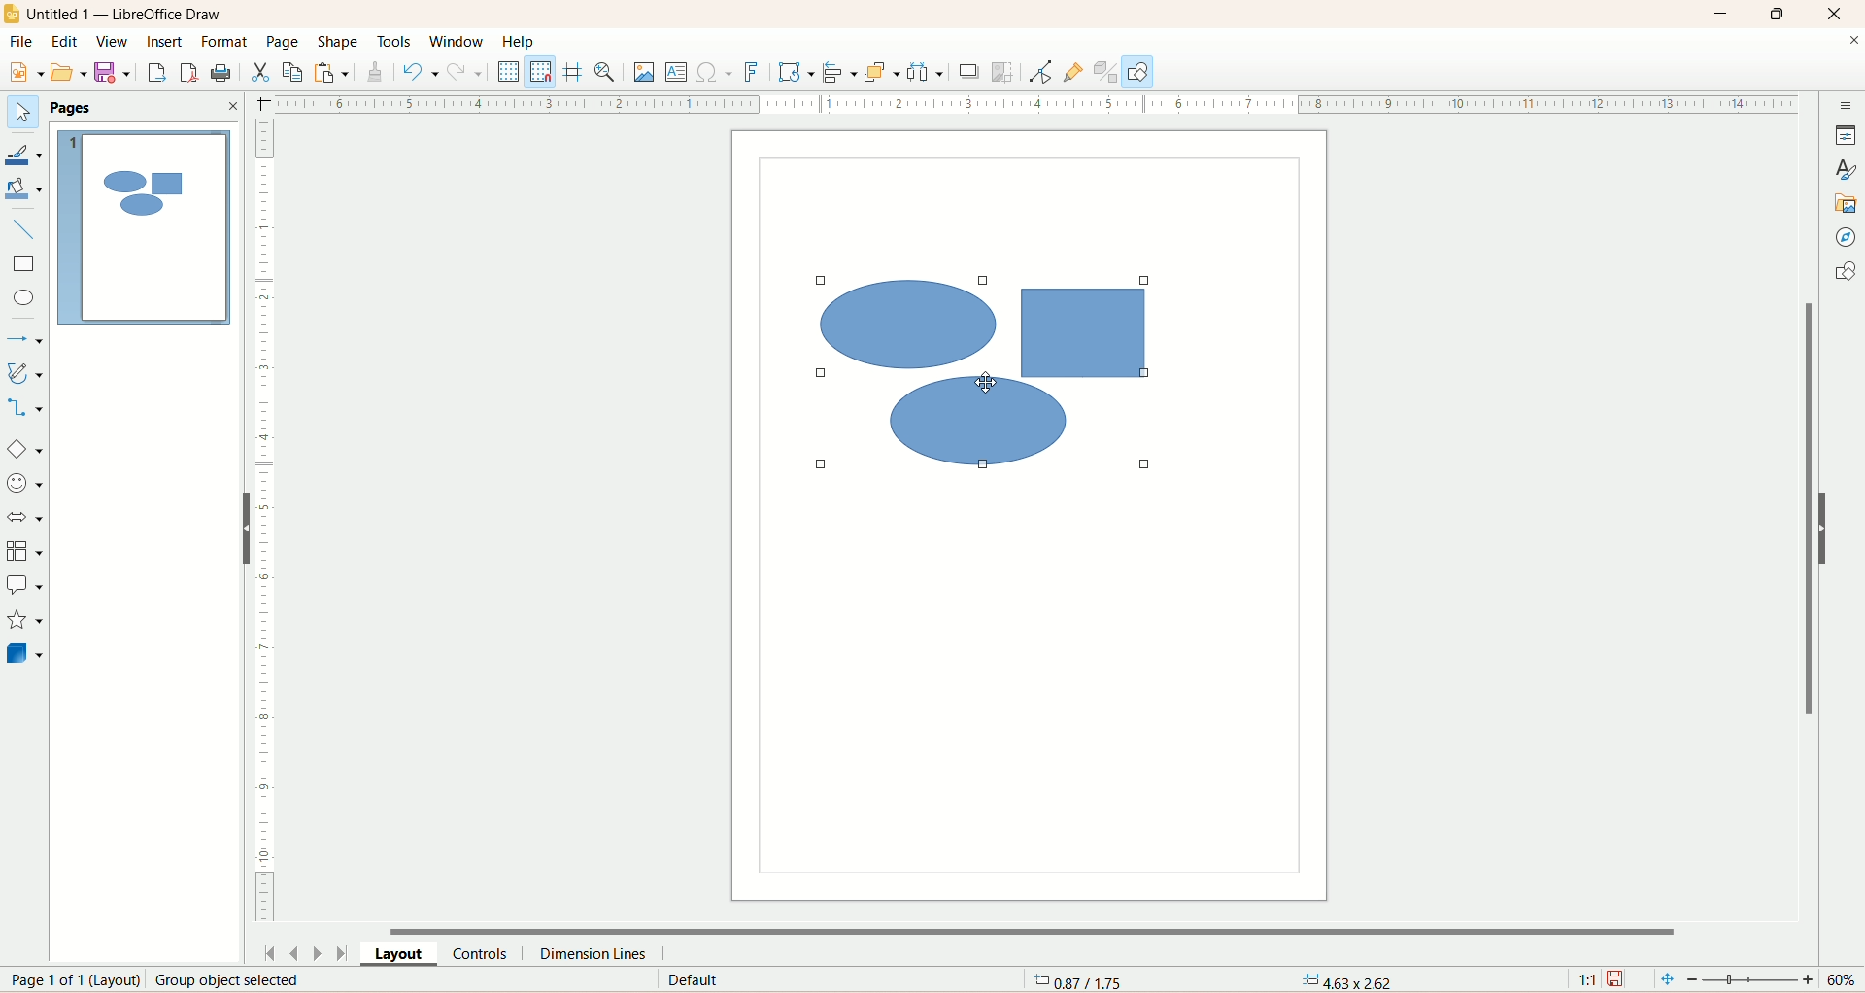 This screenshot has height=993, width=1865. What do you see at coordinates (520, 41) in the screenshot?
I see `help` at bounding box center [520, 41].